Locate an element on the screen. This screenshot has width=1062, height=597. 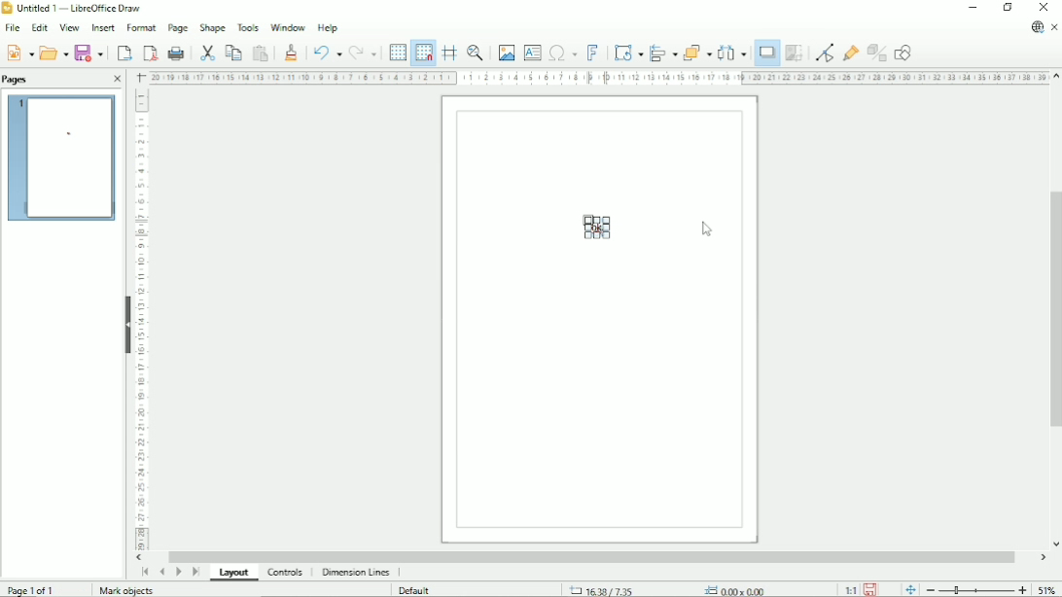
Distribute is located at coordinates (733, 53).